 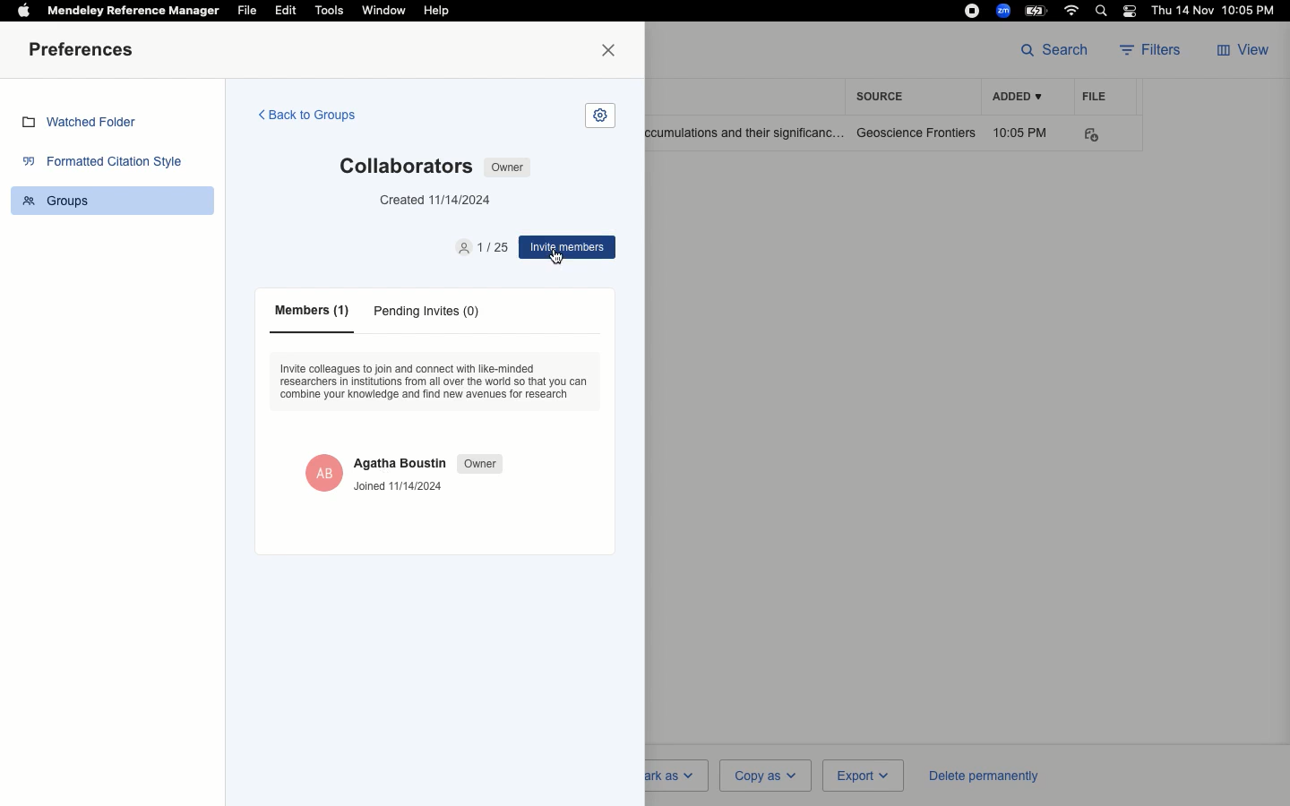 What do you see at coordinates (885, 96) in the screenshot?
I see `Source` at bounding box center [885, 96].